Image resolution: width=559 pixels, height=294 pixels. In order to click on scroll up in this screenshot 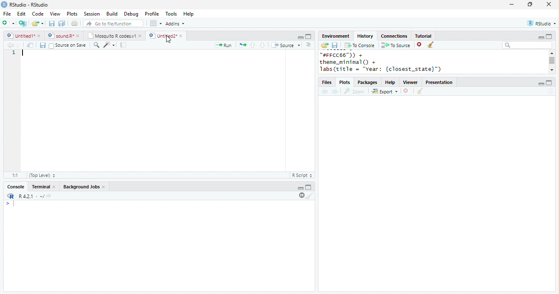, I will do `click(551, 53)`.